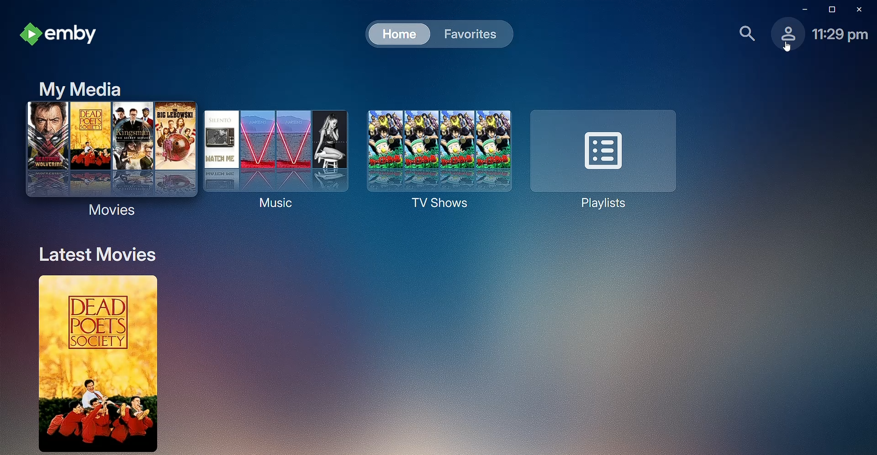 The height and width of the screenshot is (455, 877). What do you see at coordinates (90, 365) in the screenshot?
I see `Dead Poets Society` at bounding box center [90, 365].